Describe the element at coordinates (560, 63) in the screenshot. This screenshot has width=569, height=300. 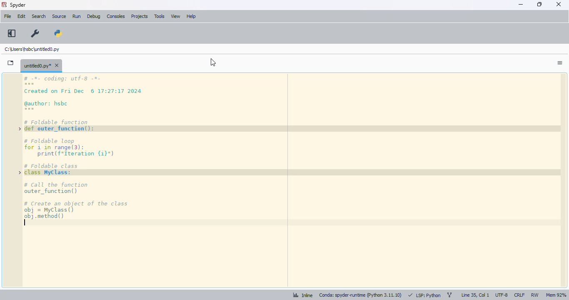
I see `options` at that location.